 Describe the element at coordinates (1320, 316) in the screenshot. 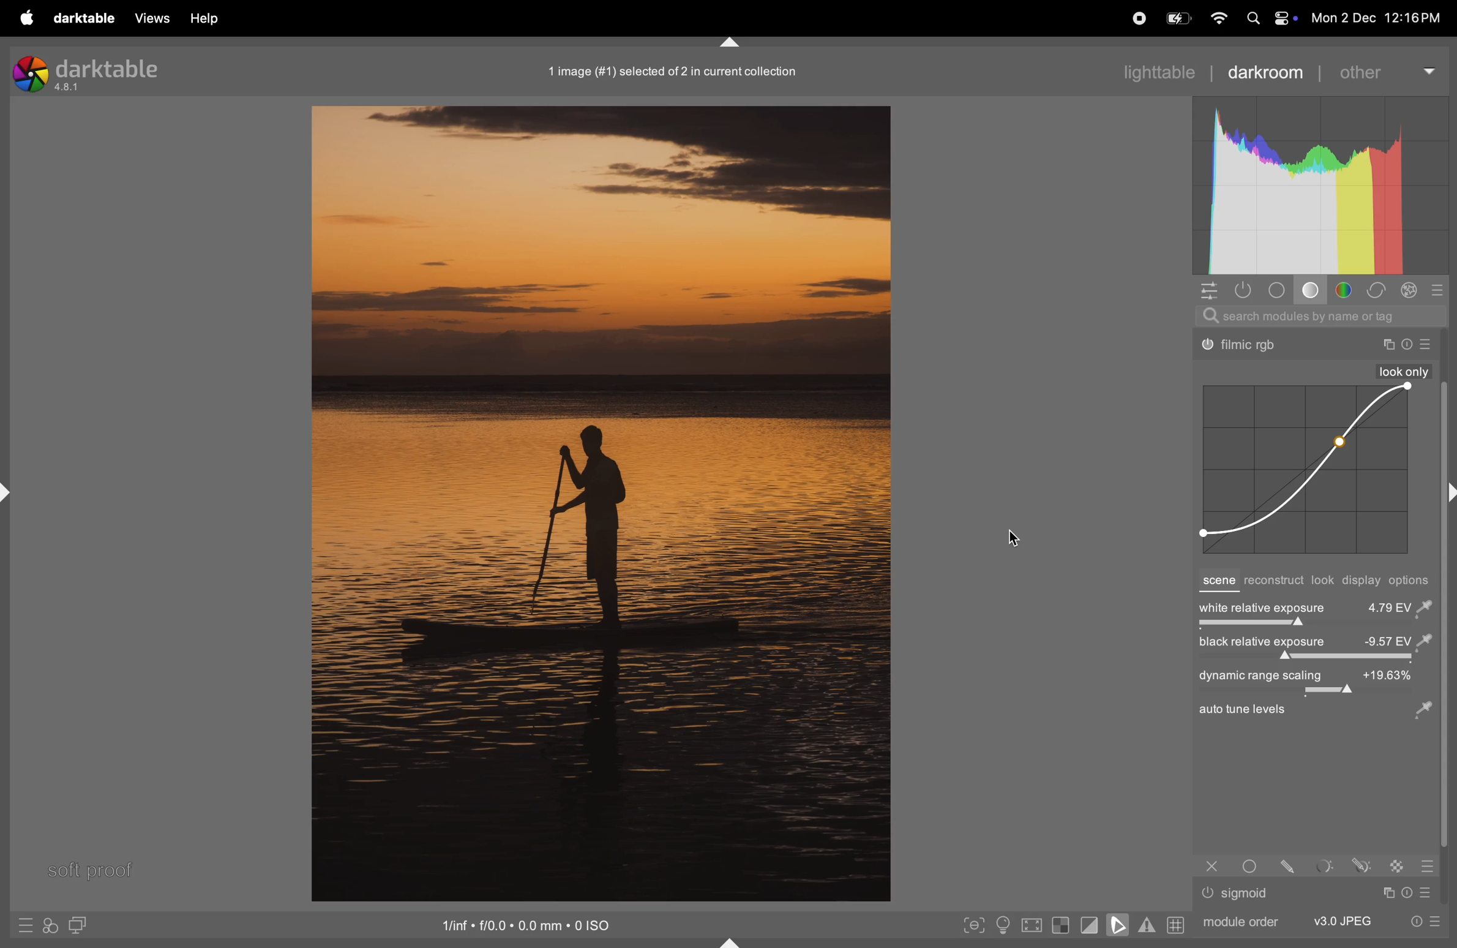

I see `searchbar` at that location.